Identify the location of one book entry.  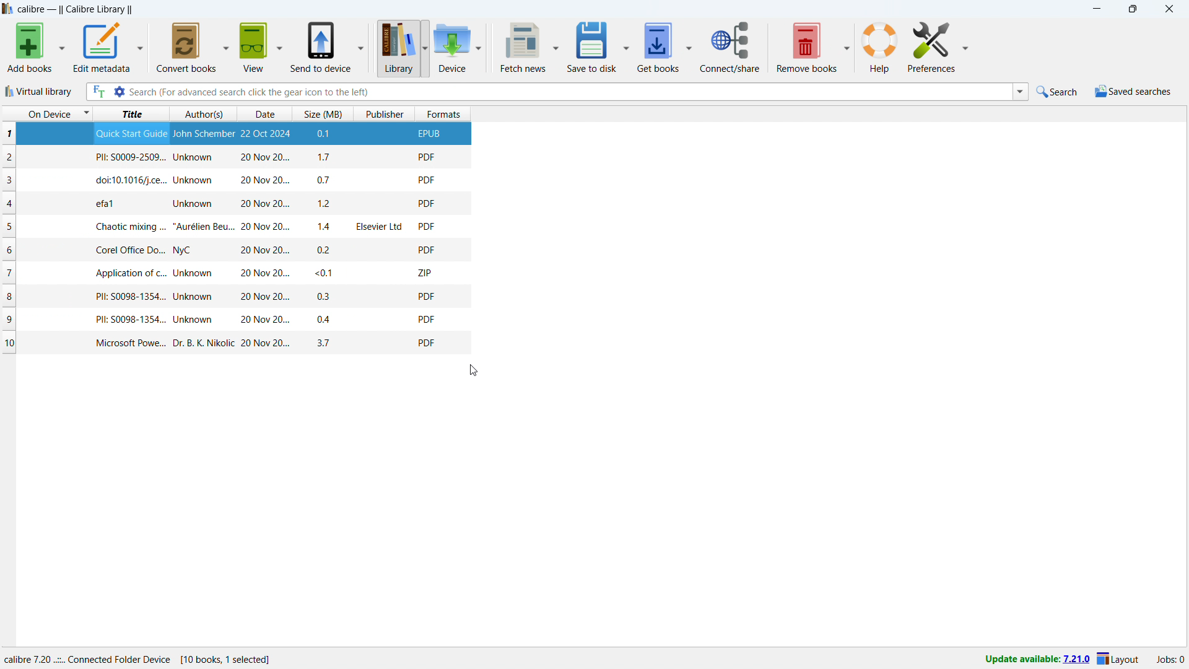
(238, 343).